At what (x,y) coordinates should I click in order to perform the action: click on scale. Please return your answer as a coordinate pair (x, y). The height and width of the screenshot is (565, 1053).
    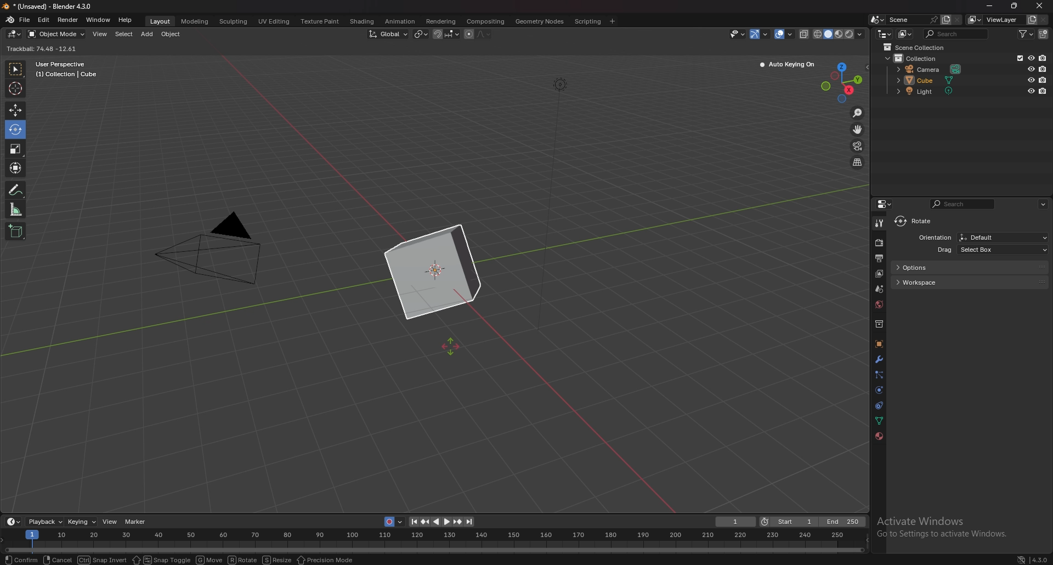
    Looking at the image, I should click on (15, 149).